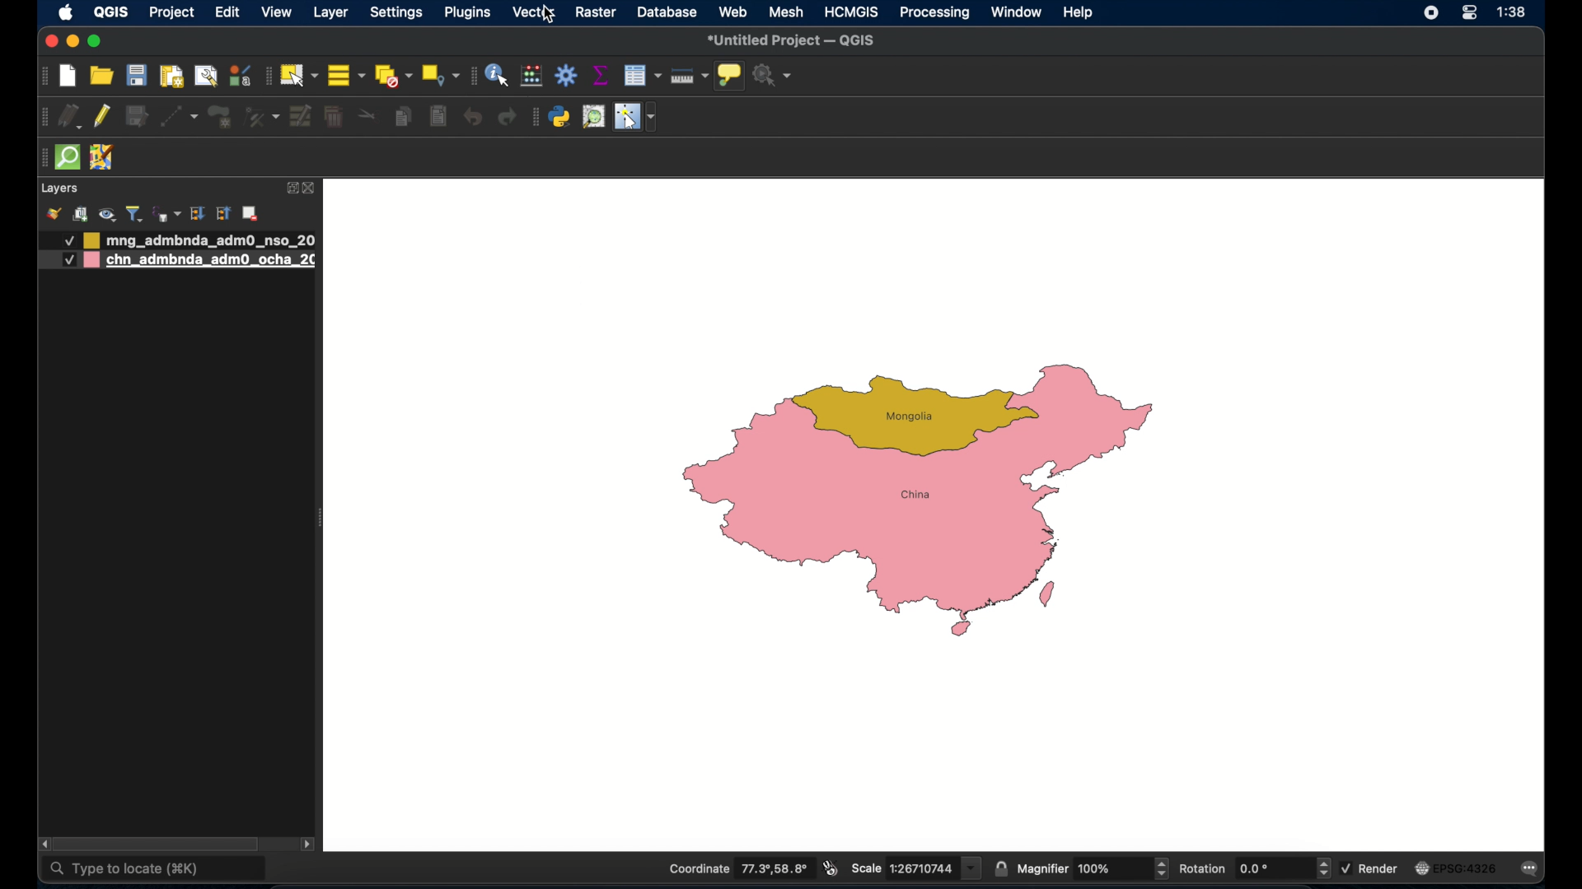  Describe the element at coordinates (597, 13) in the screenshot. I see `raster` at that location.